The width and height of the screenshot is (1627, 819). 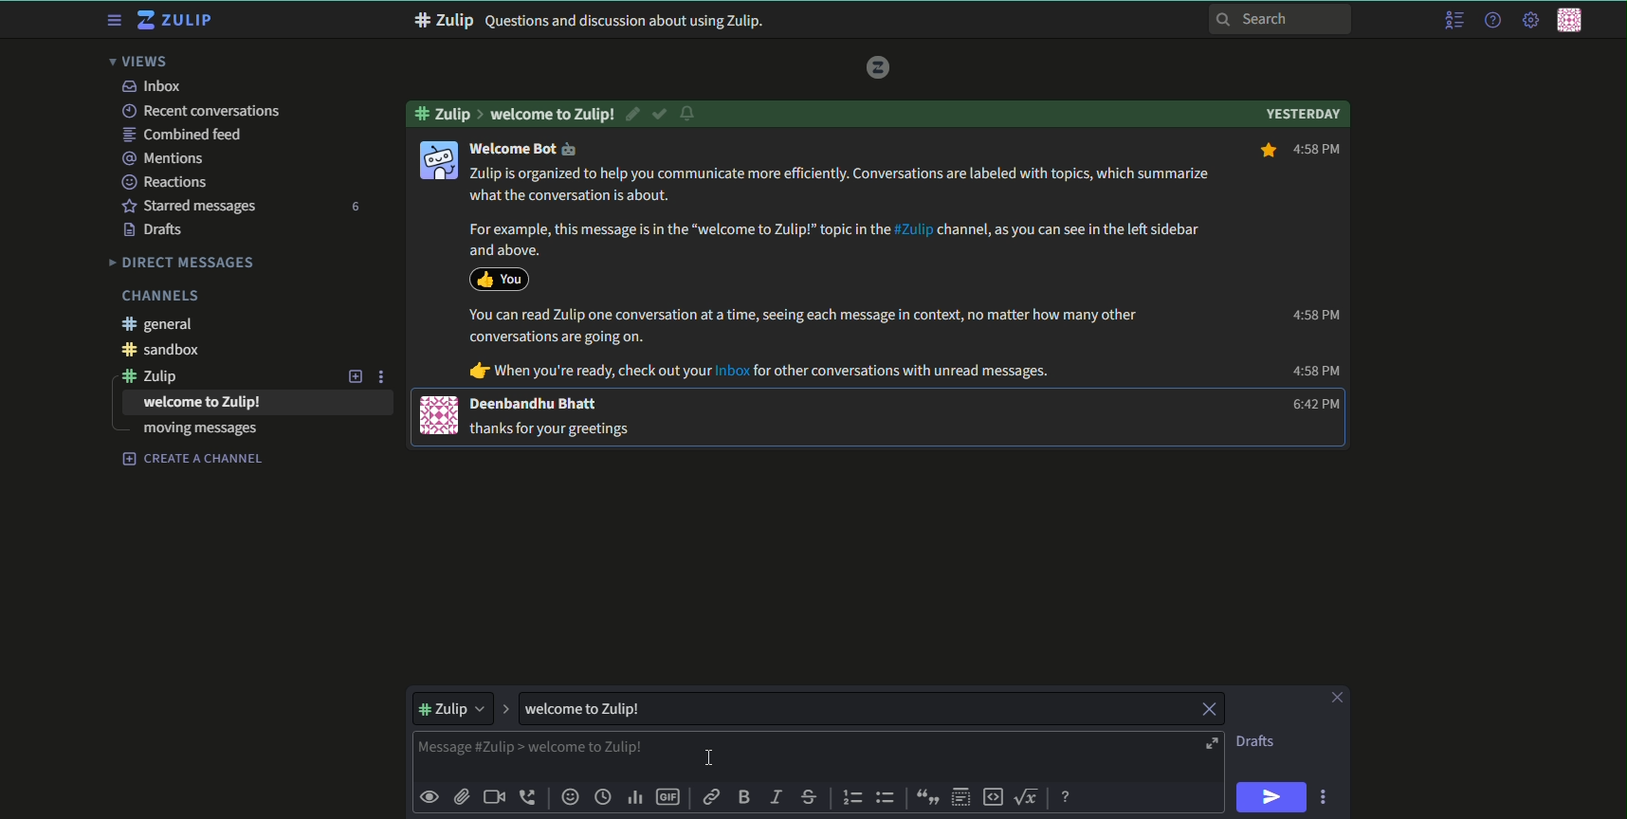 What do you see at coordinates (553, 114) in the screenshot?
I see `Welcome to zulip!` at bounding box center [553, 114].